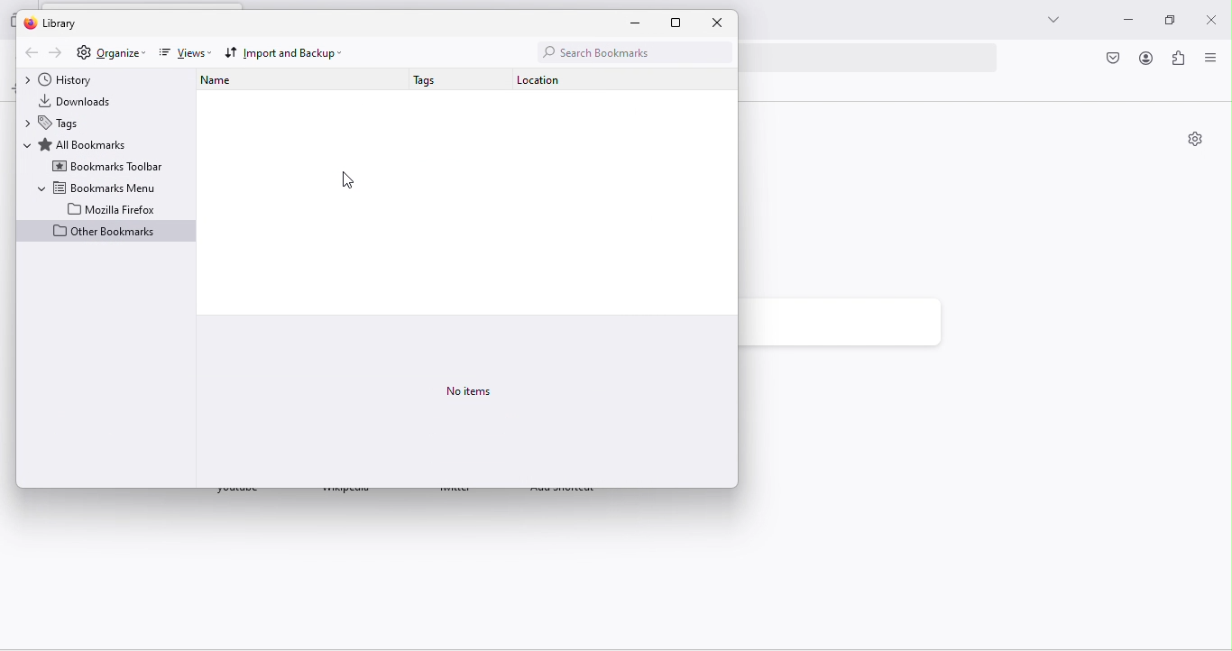 The height and width of the screenshot is (651, 1232). What do you see at coordinates (630, 51) in the screenshot?
I see `search bookmarks` at bounding box center [630, 51].